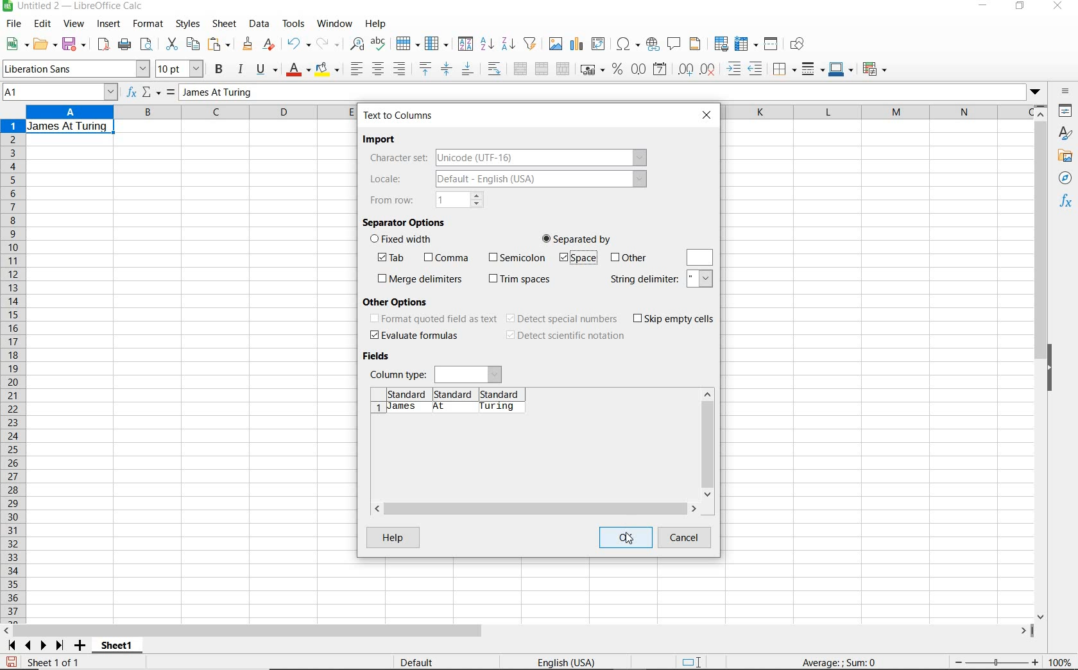 The image size is (1078, 670). Describe the element at coordinates (708, 443) in the screenshot. I see `scrollbar` at that location.